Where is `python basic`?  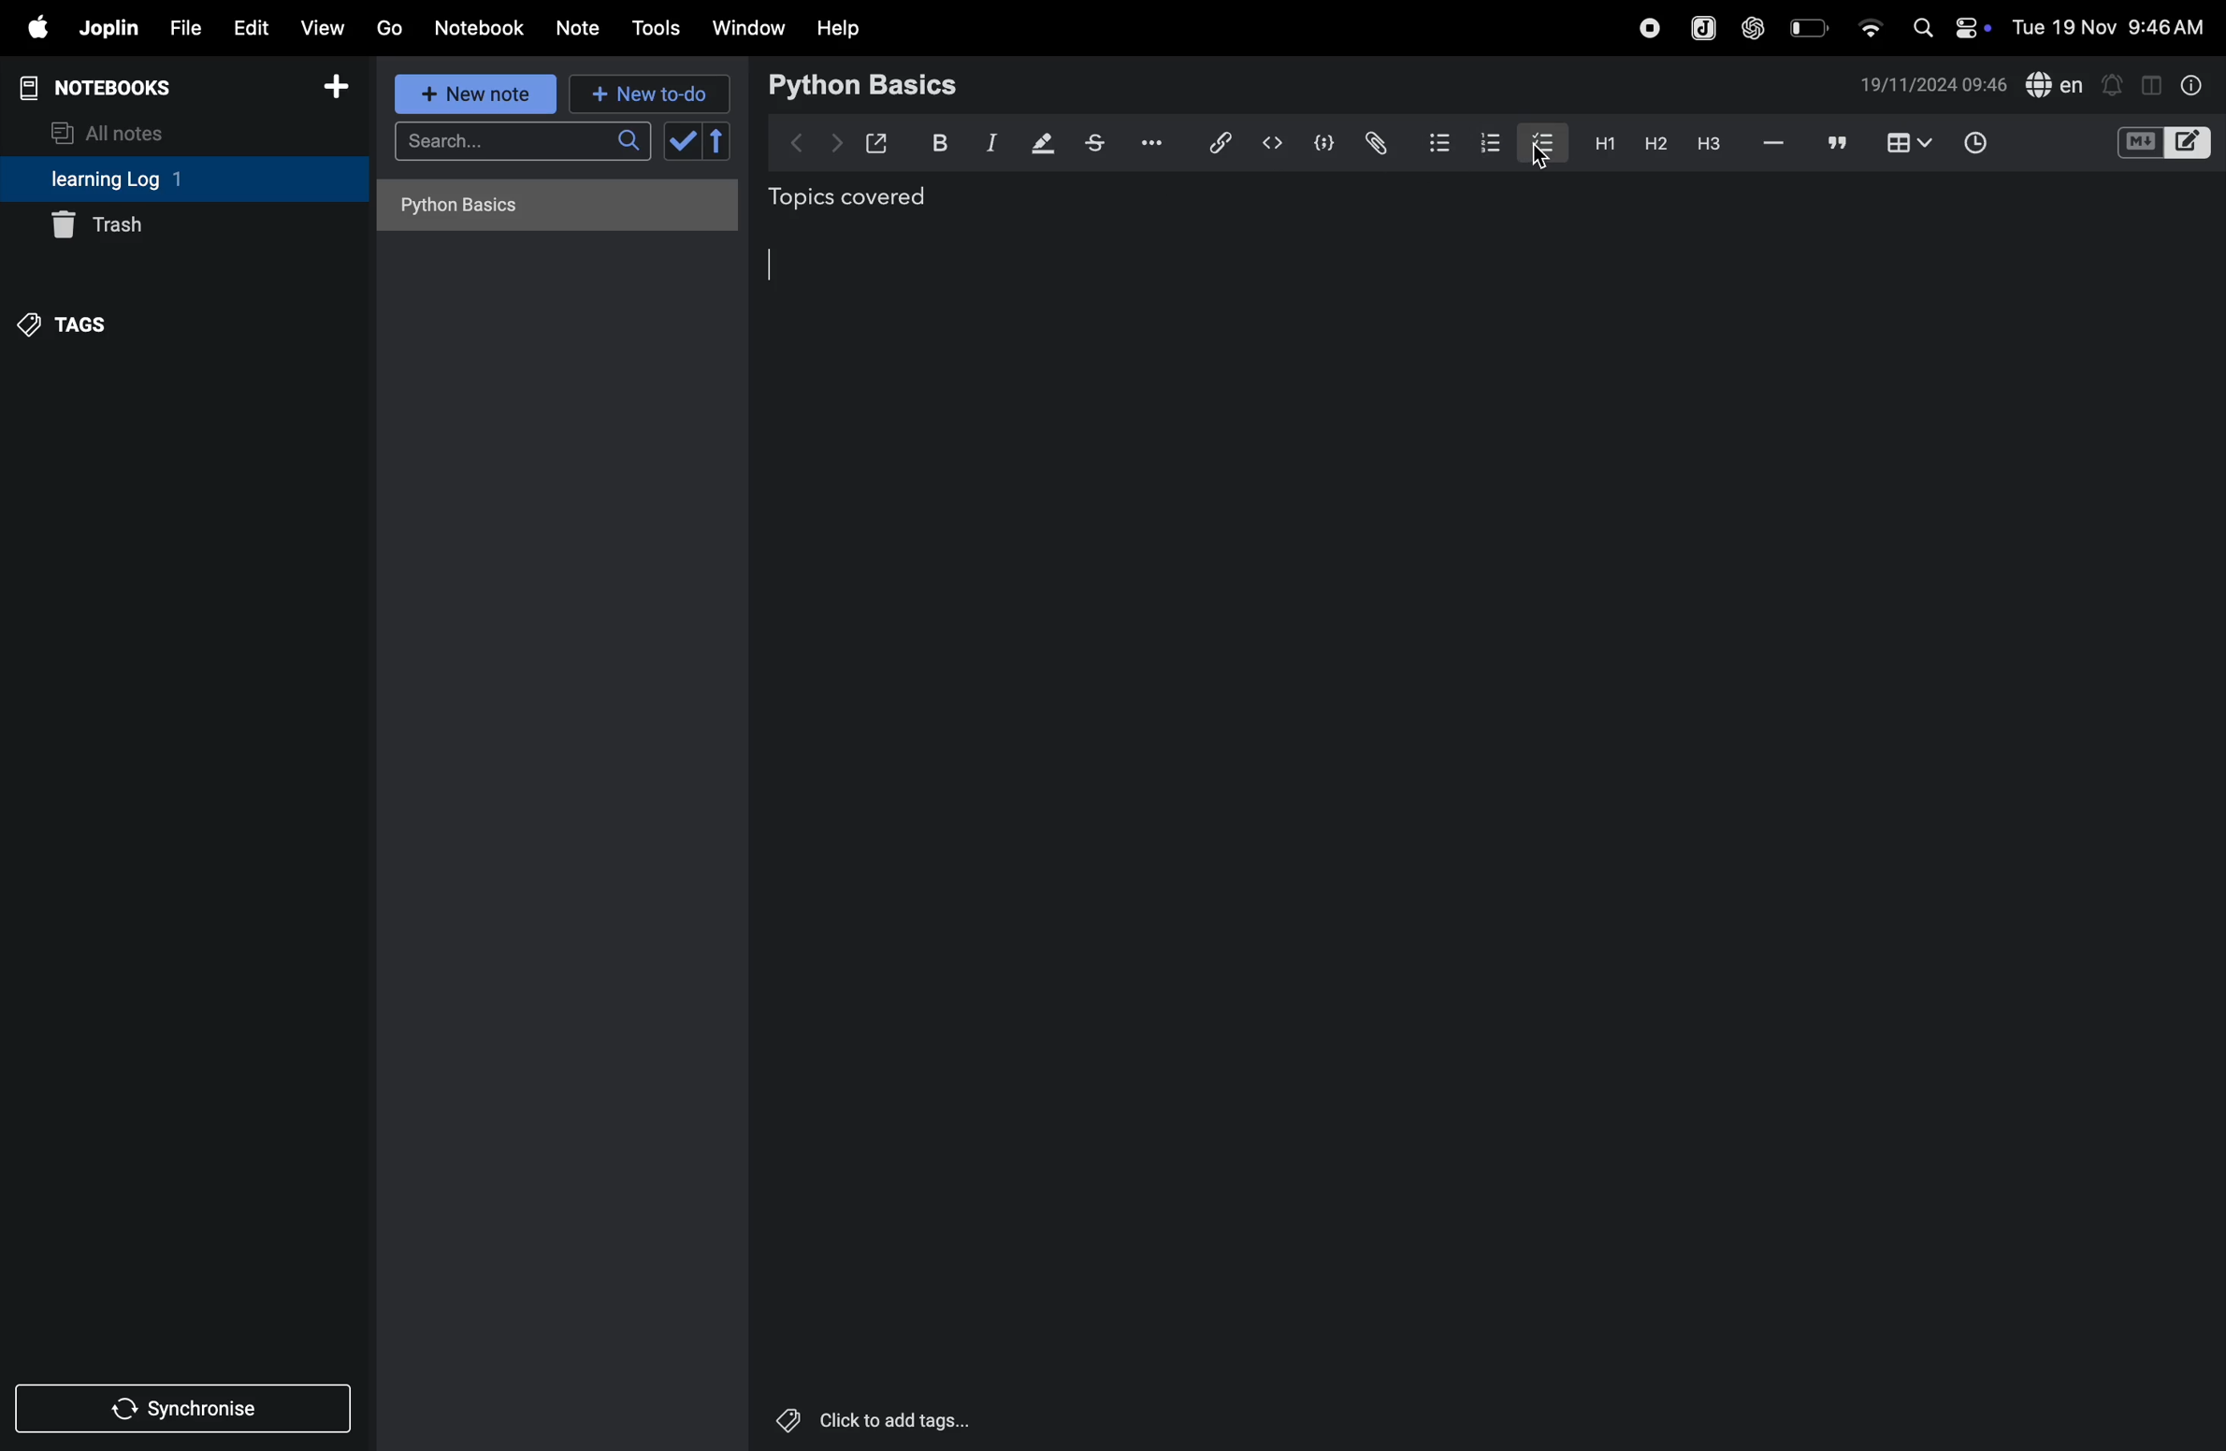 python basic is located at coordinates (866, 83).